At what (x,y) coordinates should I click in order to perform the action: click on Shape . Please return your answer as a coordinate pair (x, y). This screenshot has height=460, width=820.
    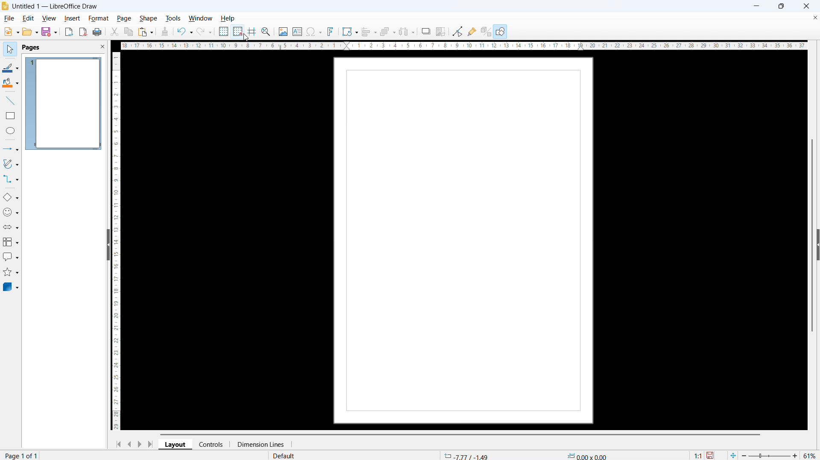
    Looking at the image, I should click on (148, 18).